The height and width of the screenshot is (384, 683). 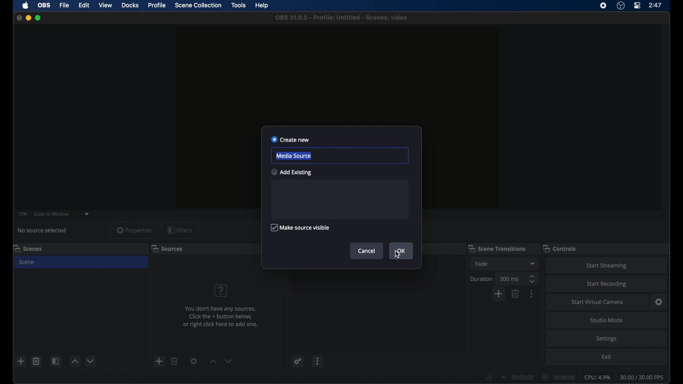 What do you see at coordinates (159, 361) in the screenshot?
I see `add` at bounding box center [159, 361].